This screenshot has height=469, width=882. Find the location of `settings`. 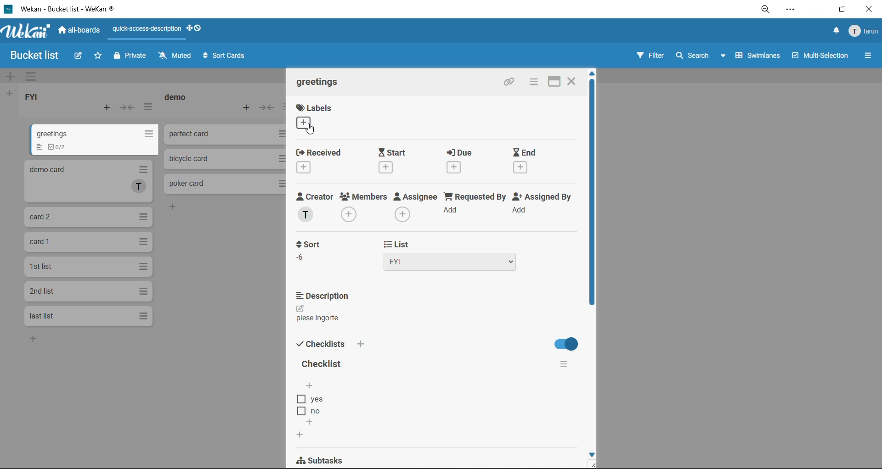

settings is located at coordinates (792, 11).